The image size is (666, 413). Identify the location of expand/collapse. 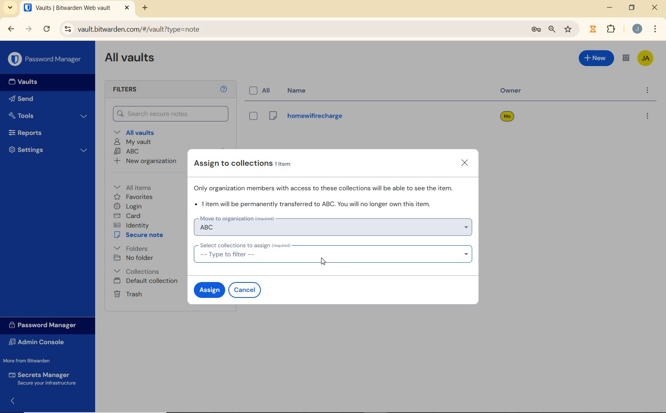
(10, 402).